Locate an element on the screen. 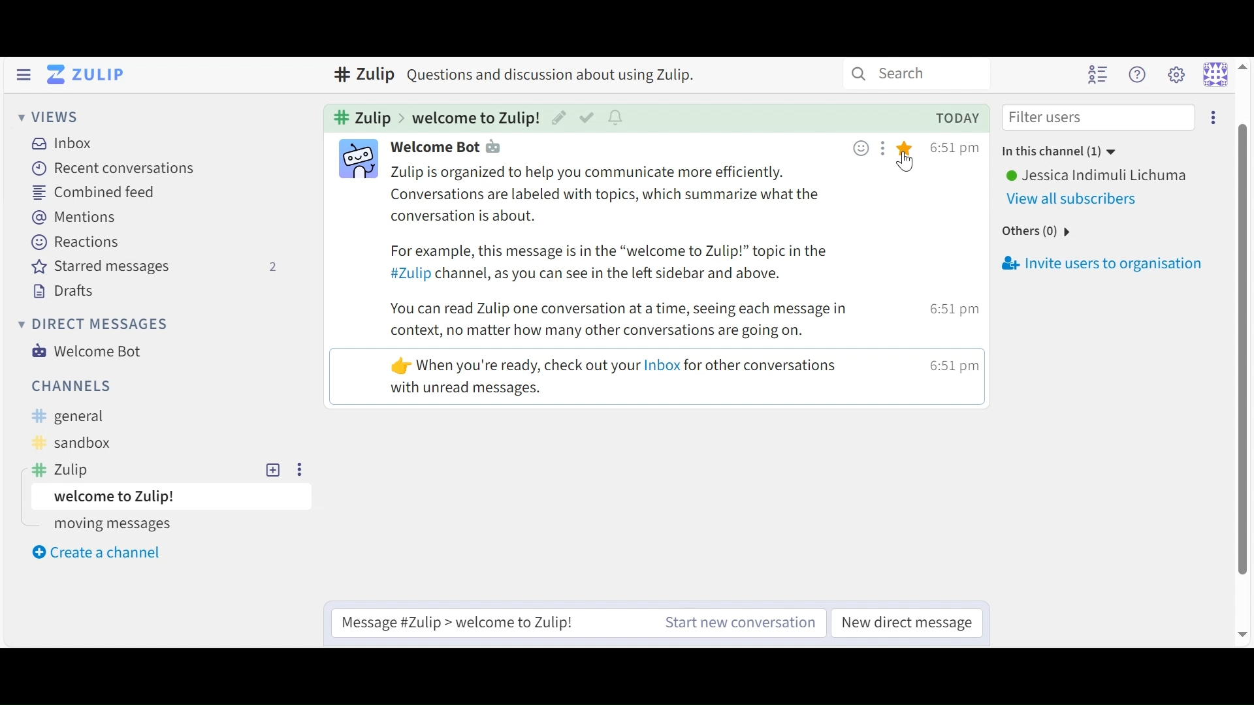  Create a new Channel is located at coordinates (104, 554).